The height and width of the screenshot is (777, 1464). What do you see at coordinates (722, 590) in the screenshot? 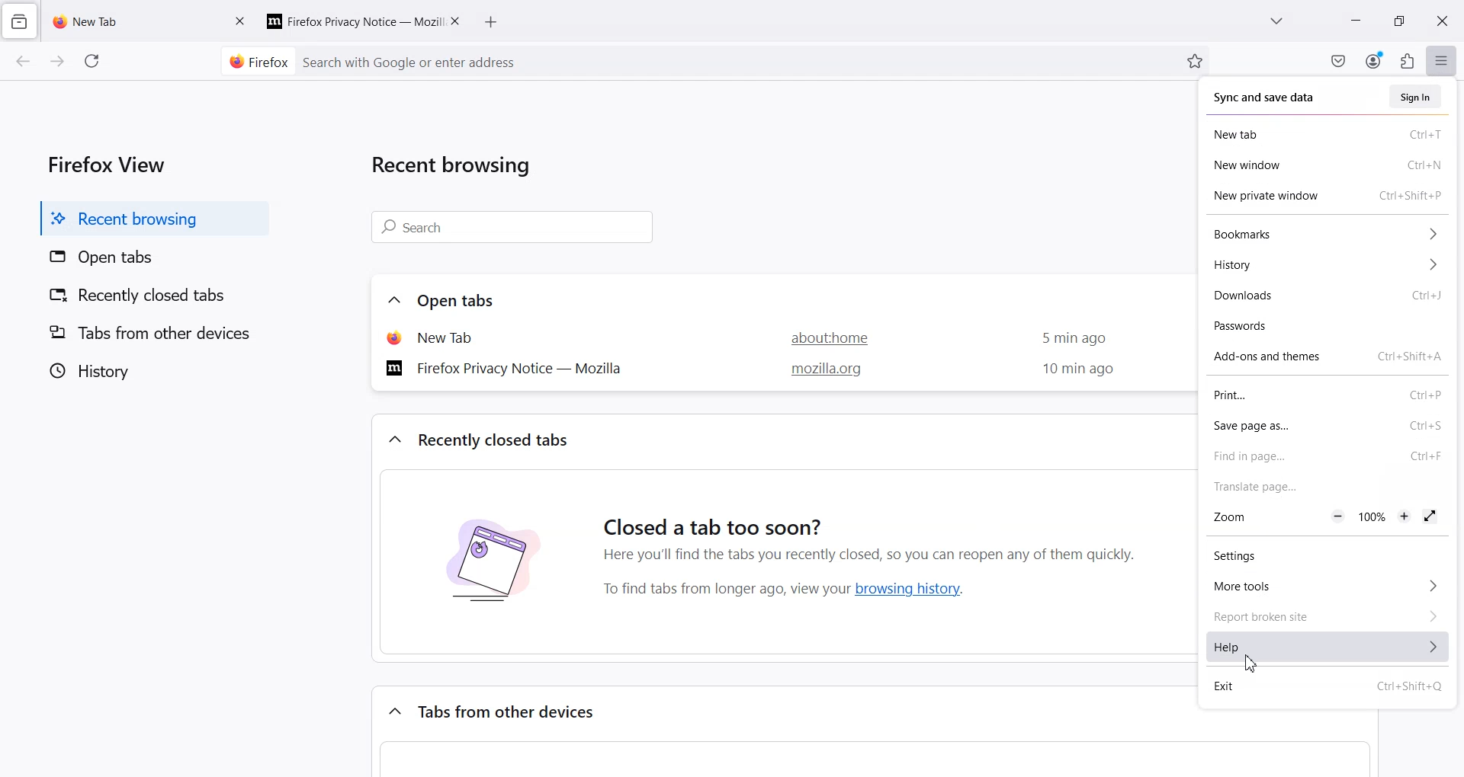
I see `To find tabs from longer ago, view your` at bounding box center [722, 590].